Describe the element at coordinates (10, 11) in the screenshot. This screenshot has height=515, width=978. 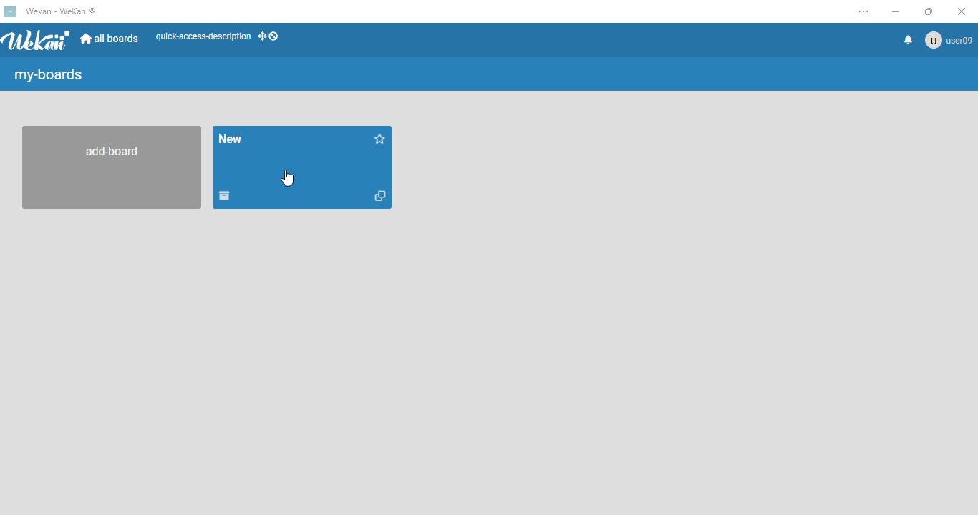
I see `logo` at that location.